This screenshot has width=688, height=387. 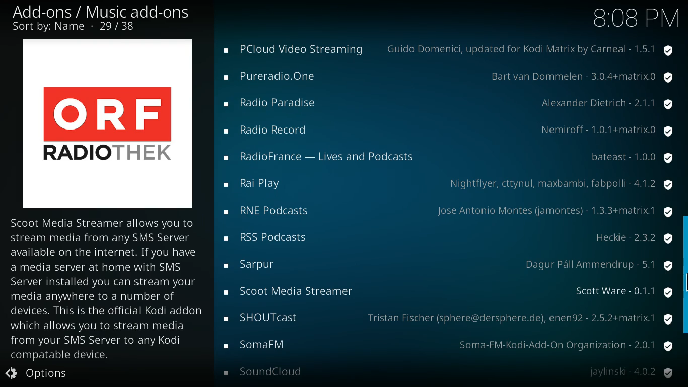 I want to click on add-on, so click(x=259, y=344).